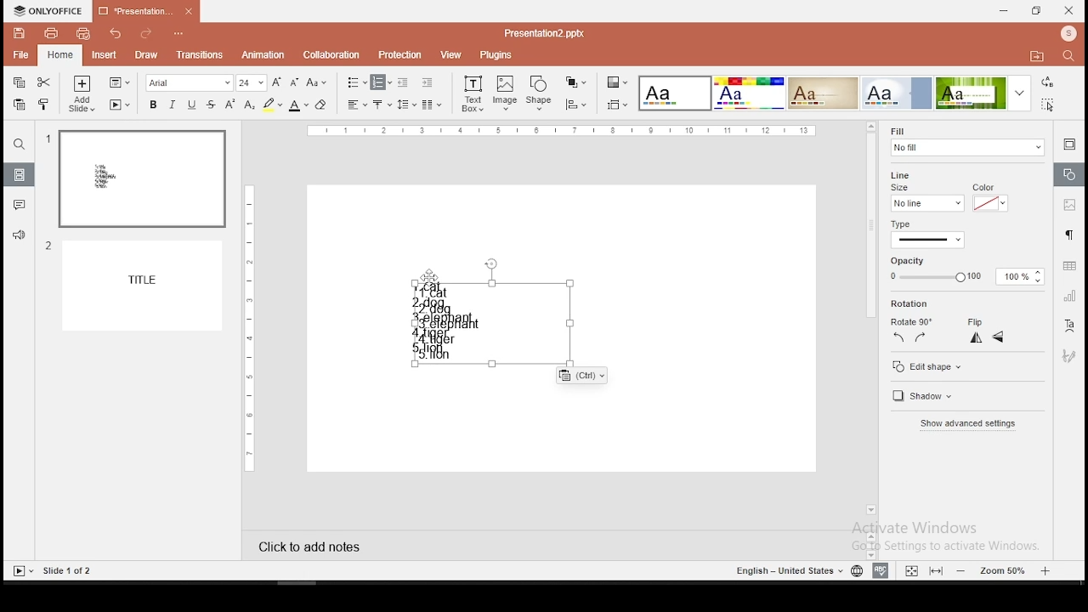 This screenshot has height=612, width=1088. I want to click on superscript, so click(230, 105).